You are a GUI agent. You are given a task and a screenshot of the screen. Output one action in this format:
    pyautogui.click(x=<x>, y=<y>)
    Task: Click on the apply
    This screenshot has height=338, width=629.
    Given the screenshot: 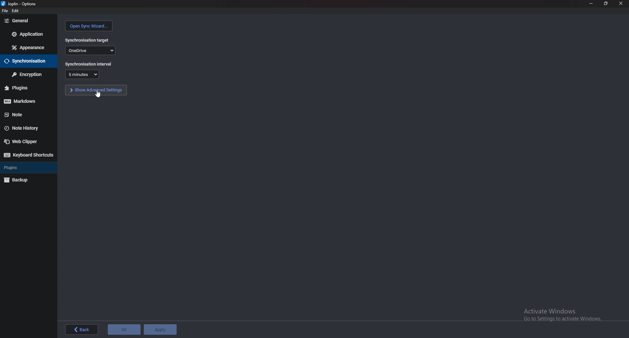 What is the action you would take?
    pyautogui.click(x=160, y=329)
    